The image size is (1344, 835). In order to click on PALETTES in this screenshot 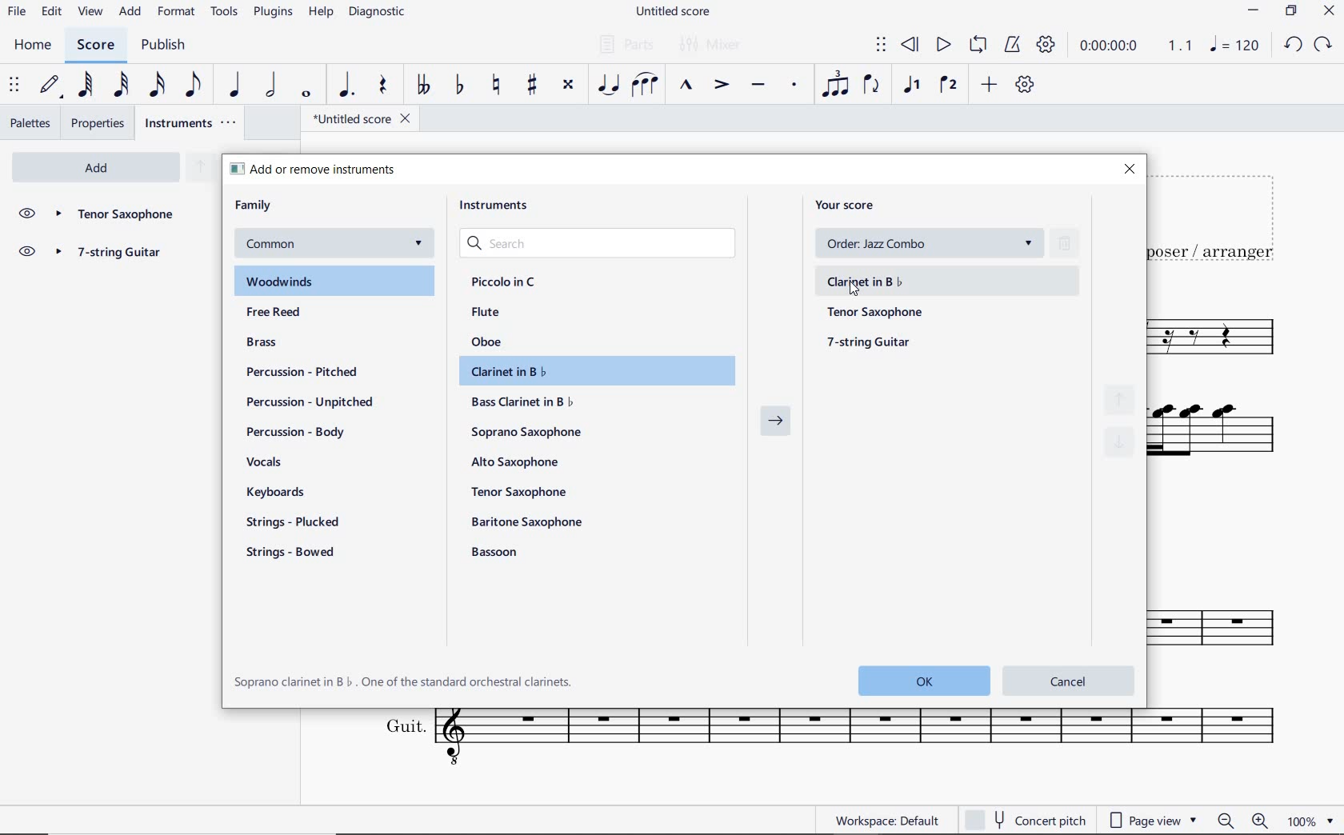, I will do `click(30, 122)`.